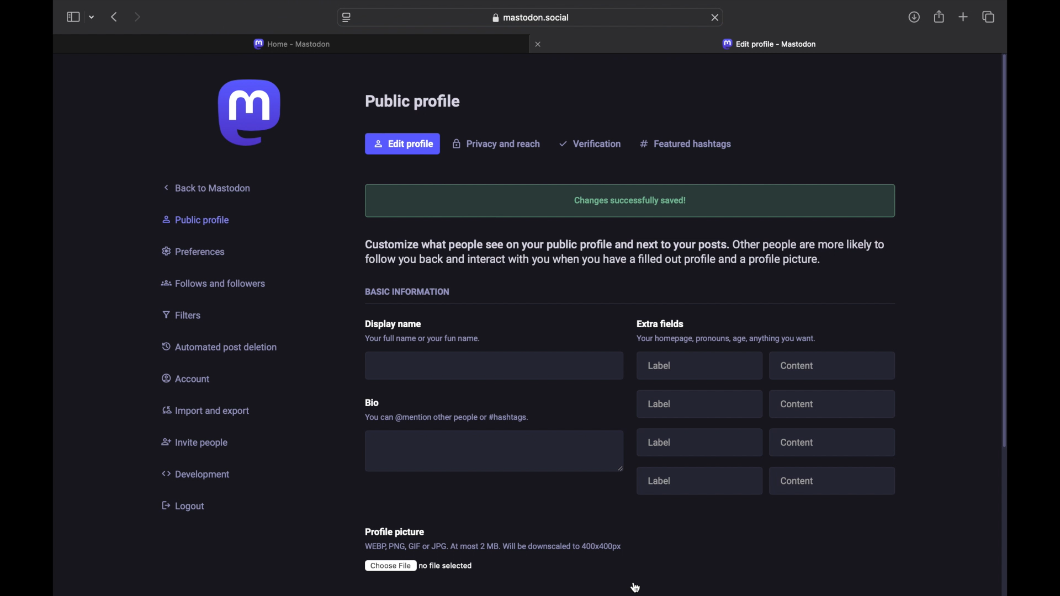 Image resolution: width=1060 pixels, height=596 pixels. I want to click on Preferences, so click(192, 254).